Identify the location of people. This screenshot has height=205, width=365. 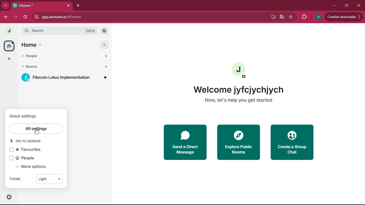
(36, 56).